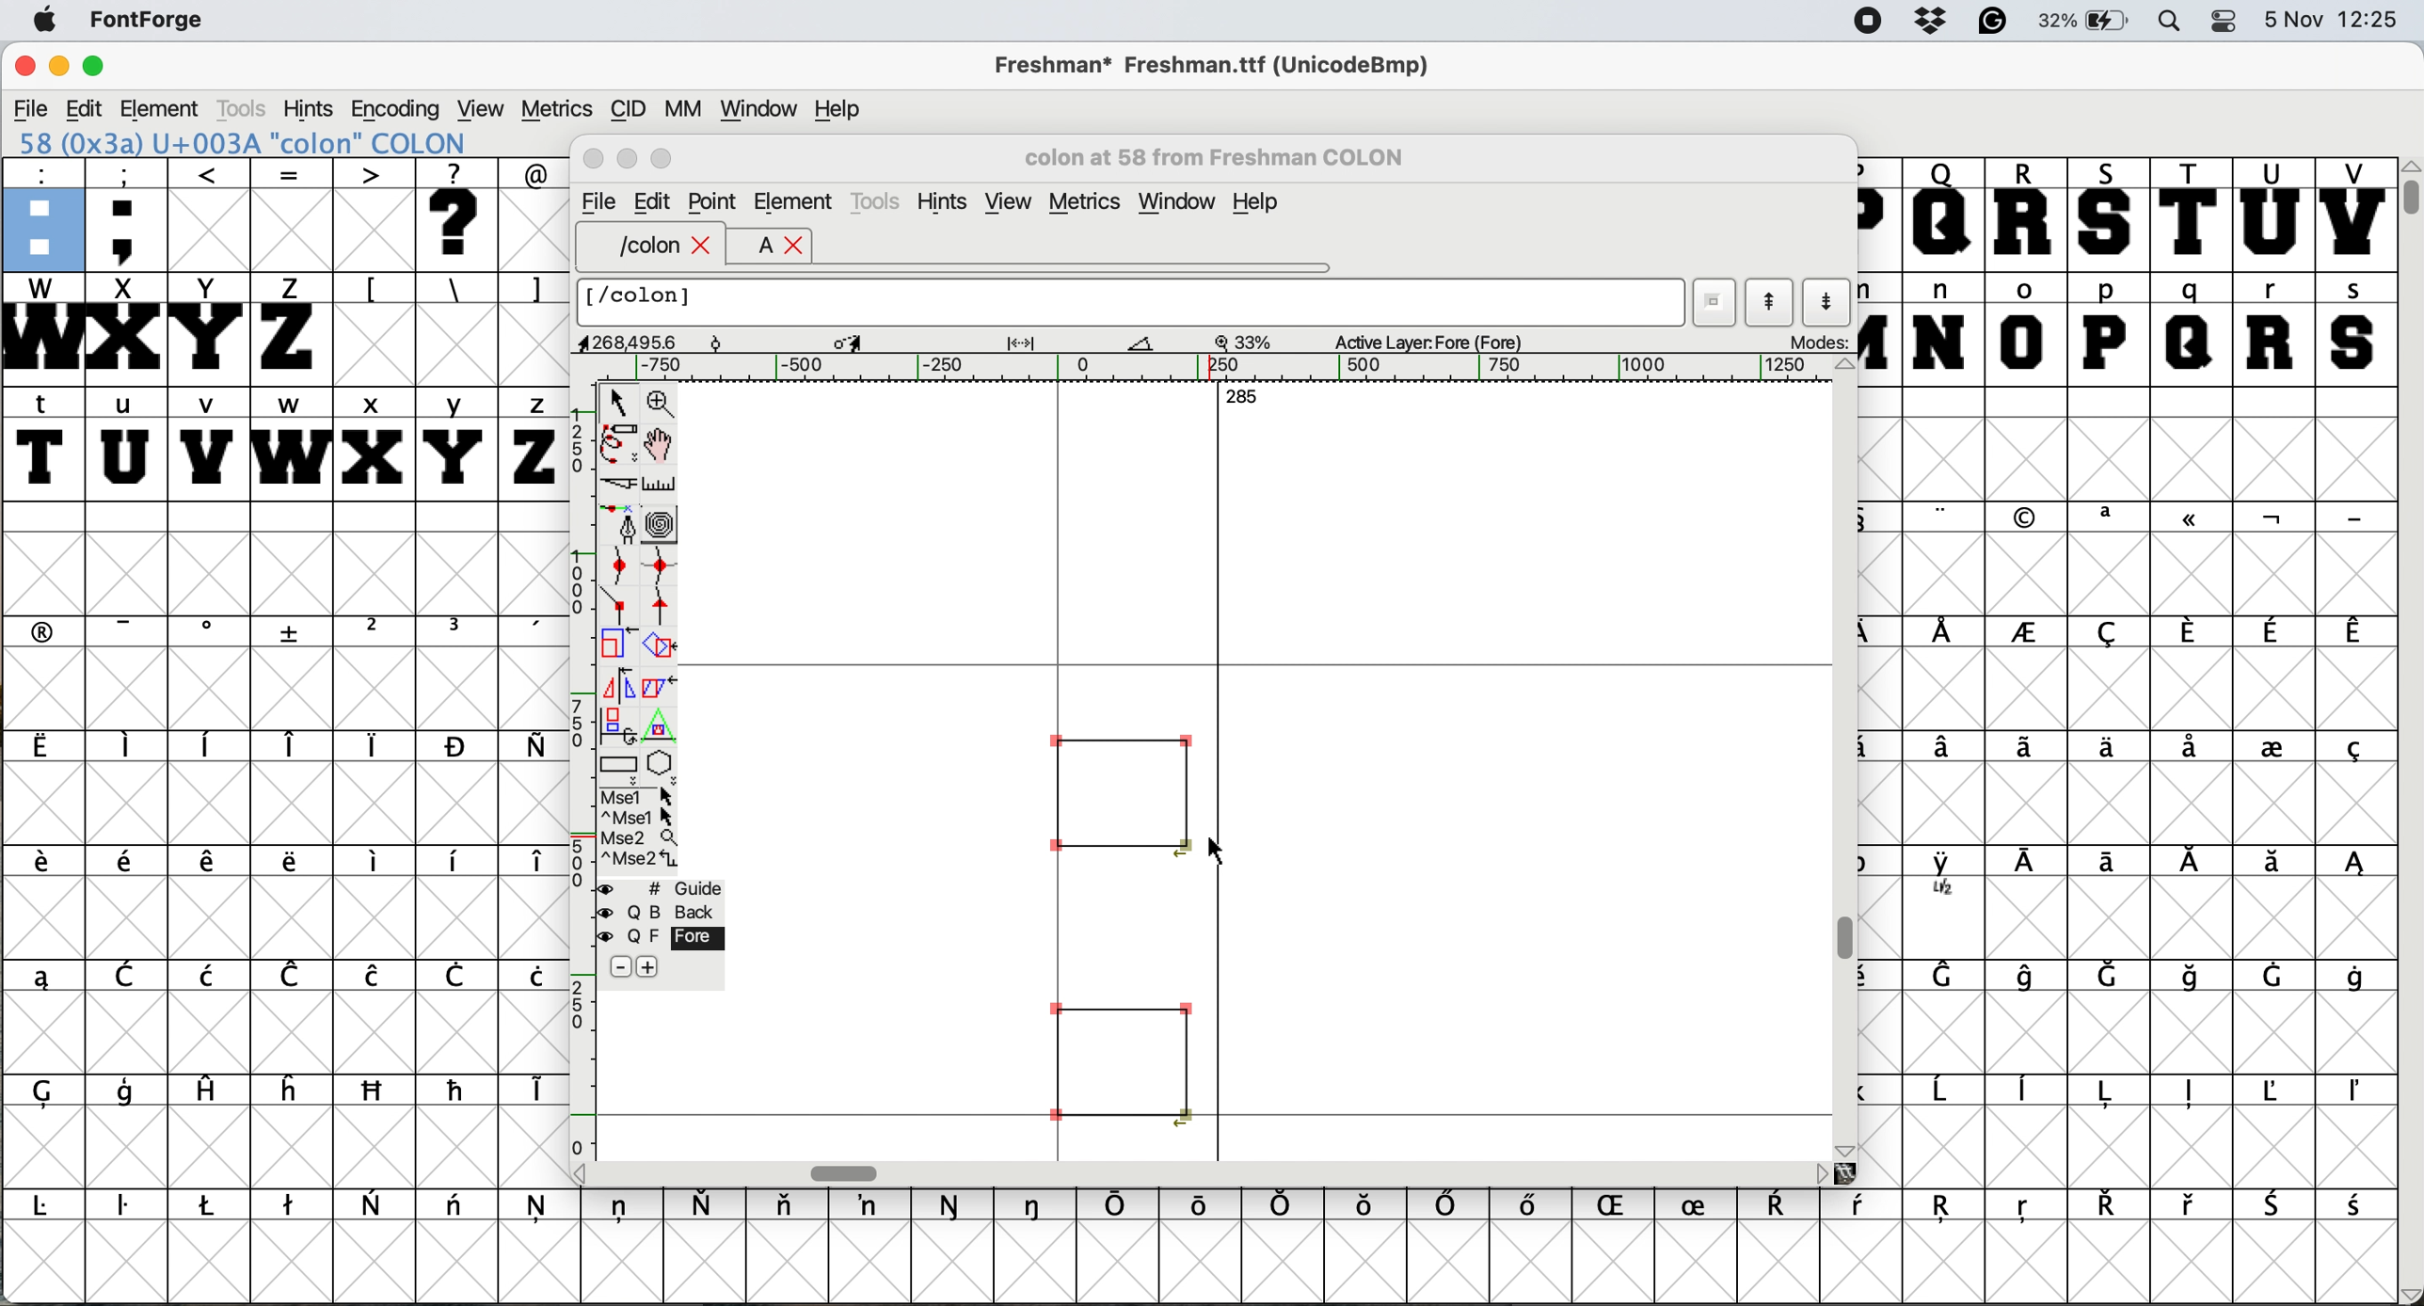 This screenshot has height=1306, width=2424. I want to click on element, so click(793, 201).